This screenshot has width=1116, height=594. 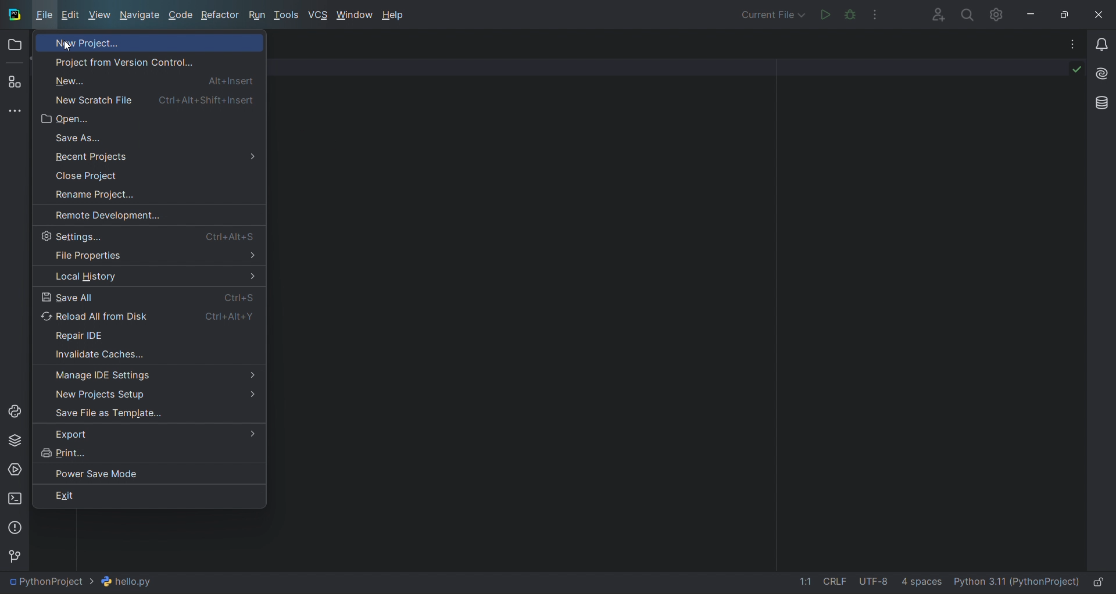 I want to click on close, so click(x=146, y=174).